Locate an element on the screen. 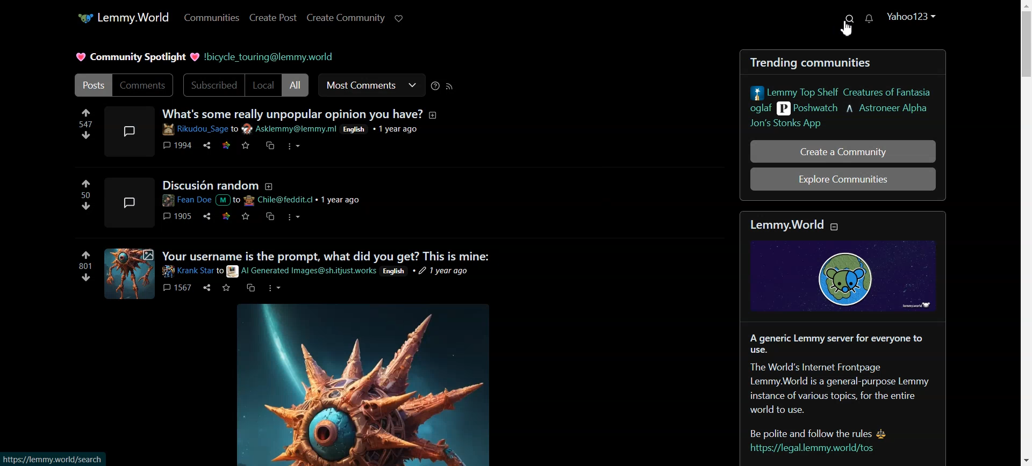 Image resolution: width=1032 pixels, height=466 pixels. messages is located at coordinates (270, 216).